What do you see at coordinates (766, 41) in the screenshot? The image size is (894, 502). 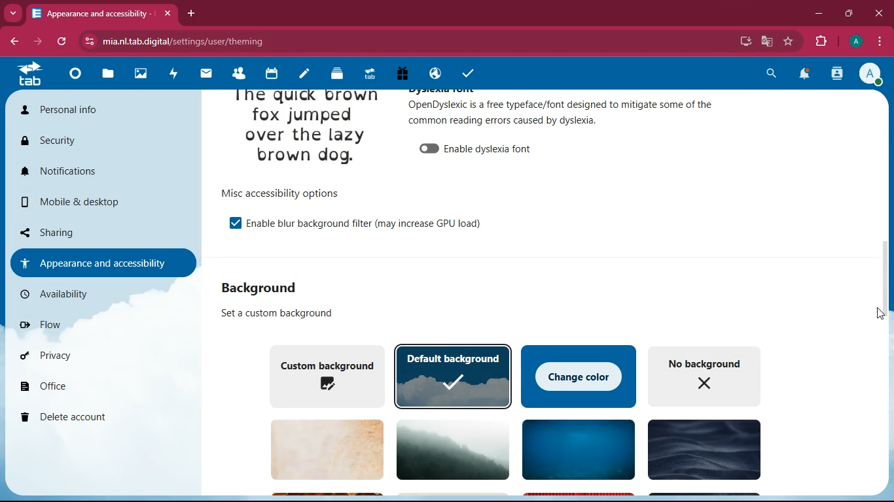 I see `google translate` at bounding box center [766, 41].